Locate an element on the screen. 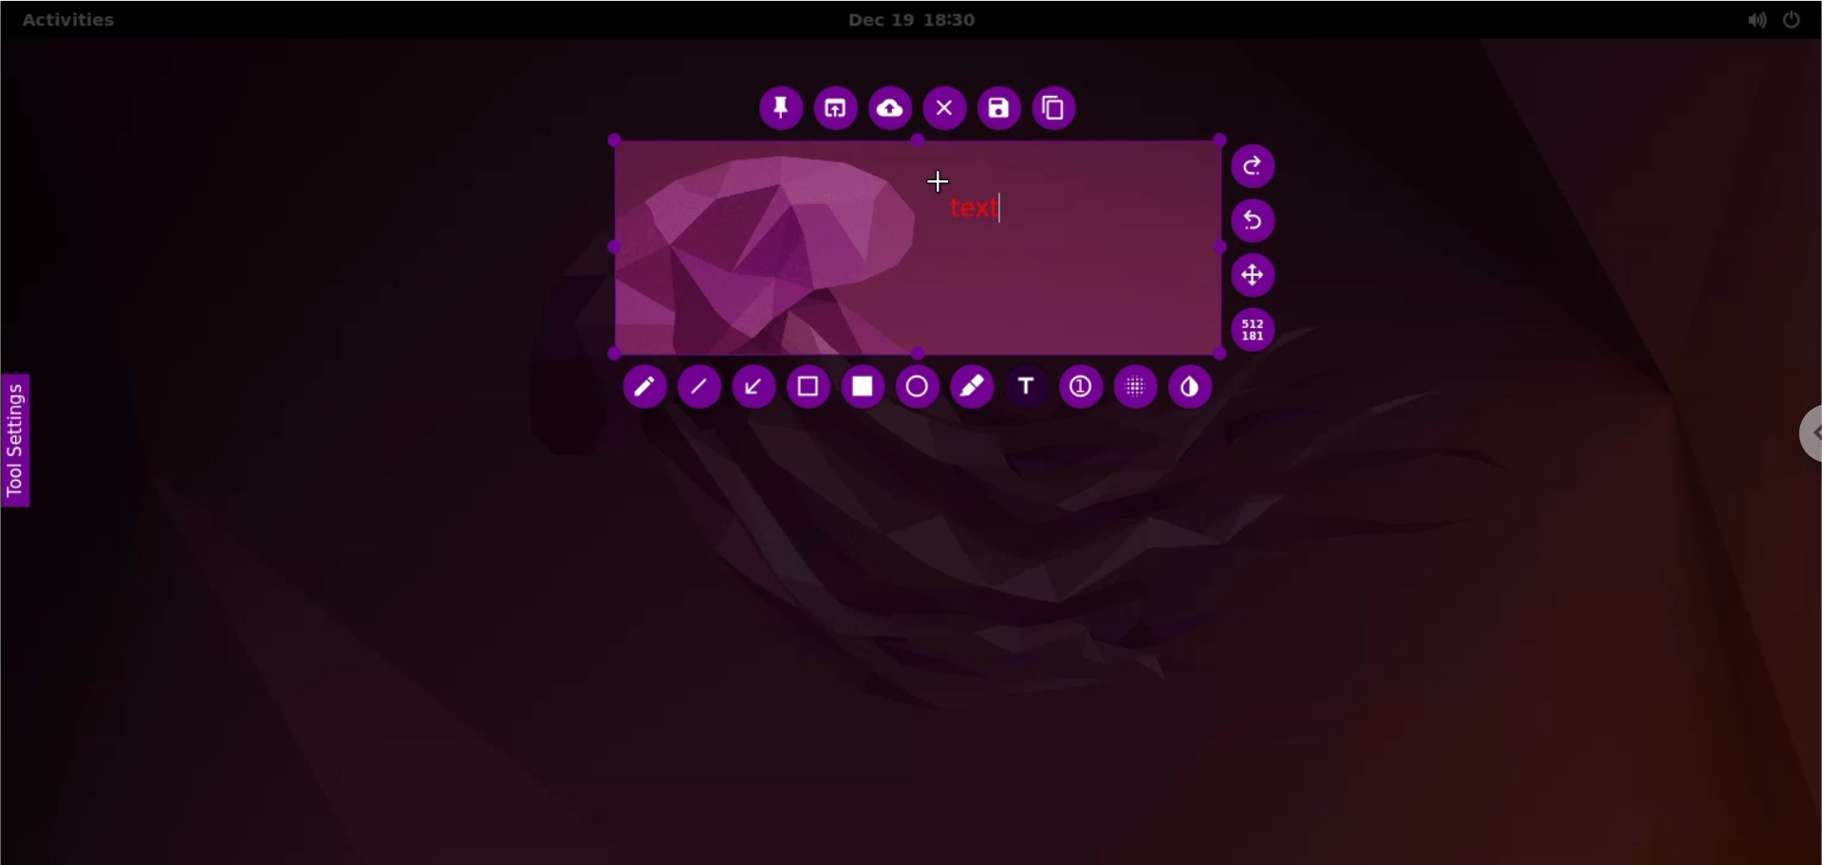 This screenshot has height=865, width=1822. pencil tool is located at coordinates (645, 390).